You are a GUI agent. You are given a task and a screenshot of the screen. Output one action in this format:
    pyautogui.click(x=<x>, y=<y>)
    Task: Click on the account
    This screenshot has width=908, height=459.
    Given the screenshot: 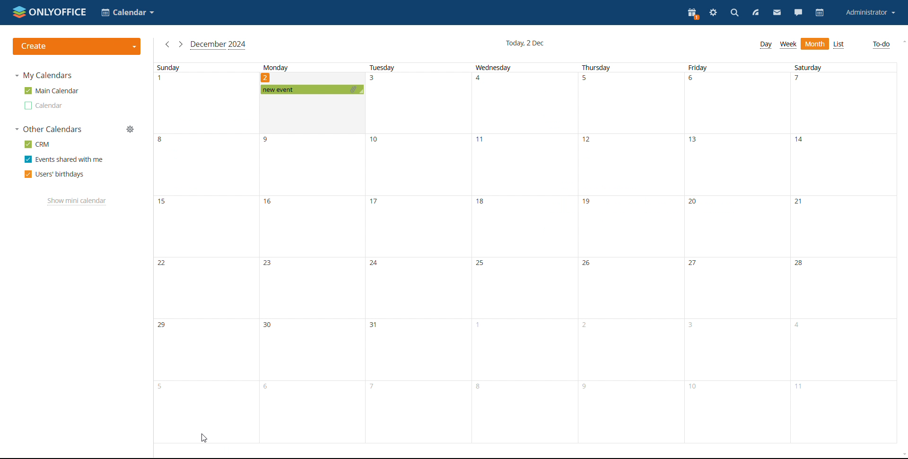 What is the action you would take?
    pyautogui.click(x=871, y=13)
    